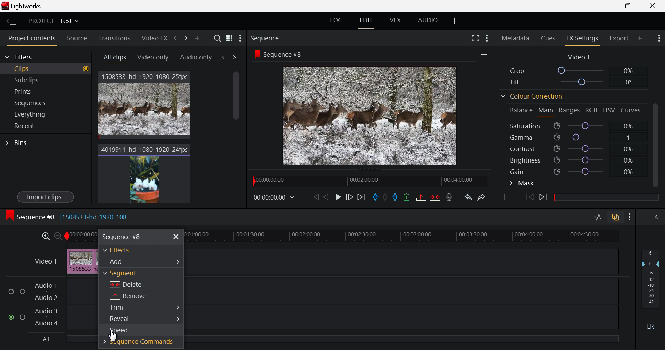  I want to click on Video Timeline, so click(43, 262).